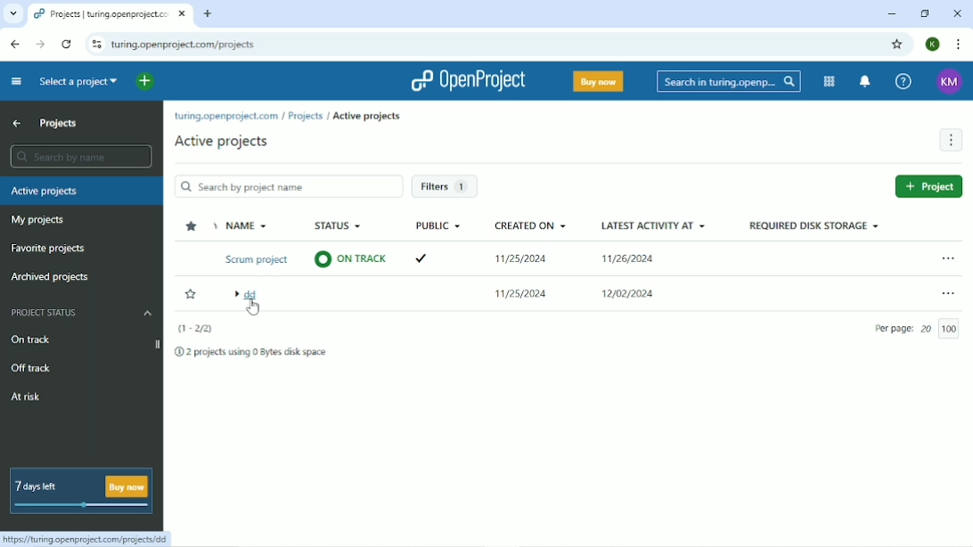 Image resolution: width=973 pixels, height=547 pixels. I want to click on Buy now, so click(597, 81).